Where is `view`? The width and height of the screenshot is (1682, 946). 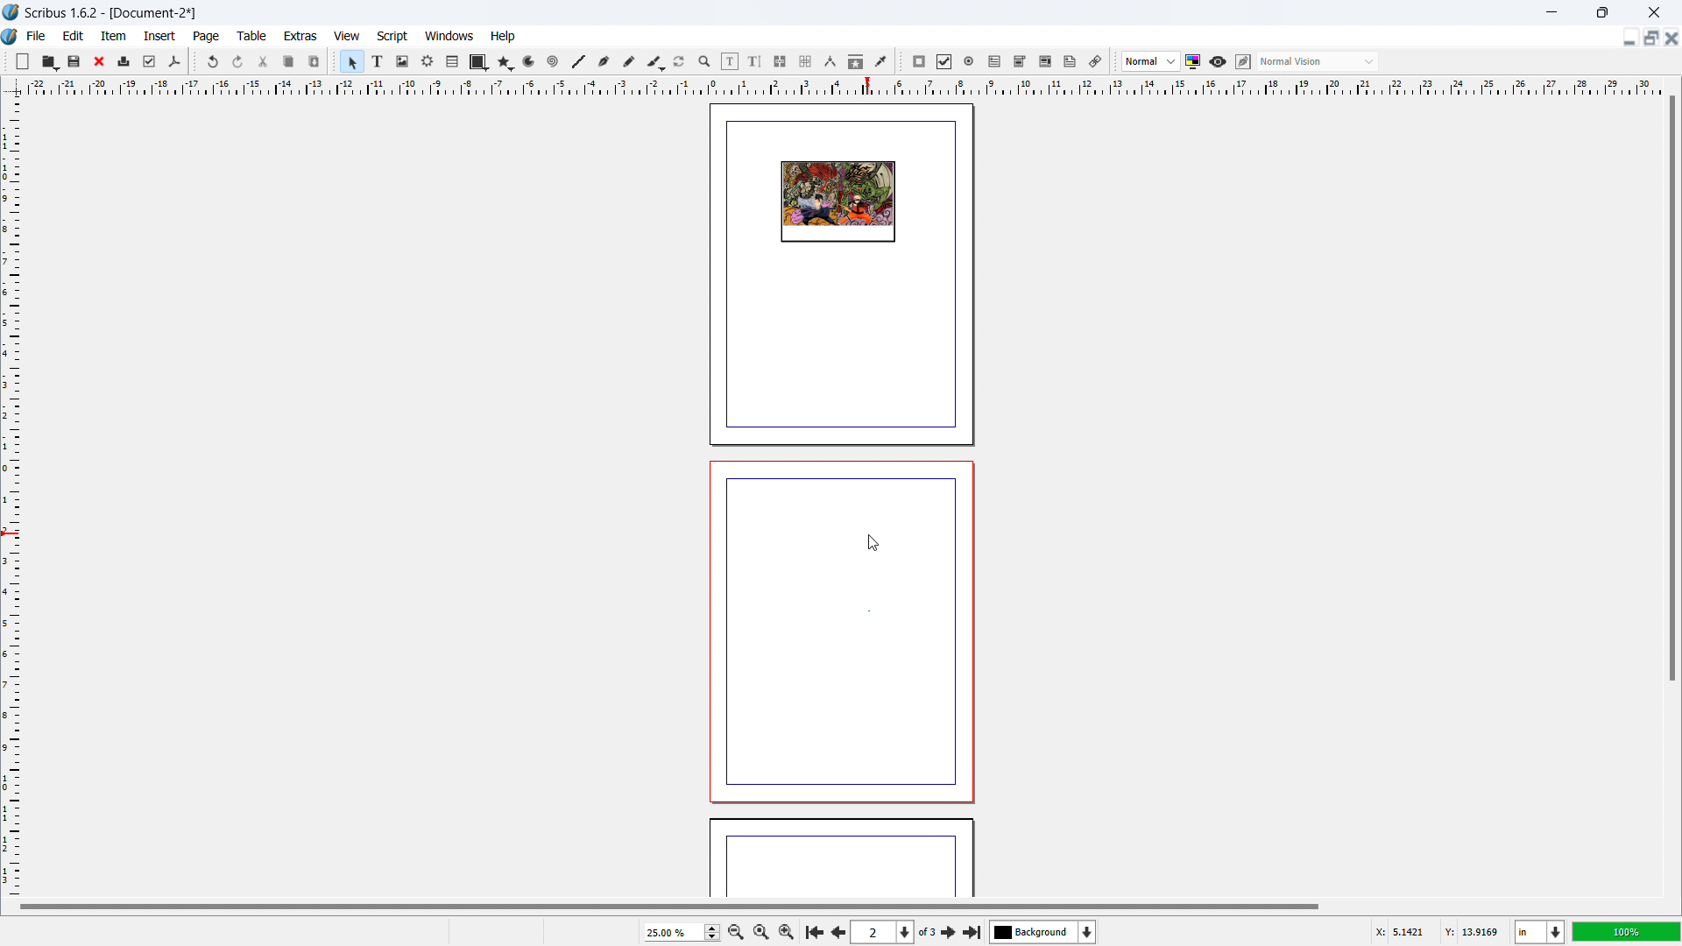 view is located at coordinates (347, 37).